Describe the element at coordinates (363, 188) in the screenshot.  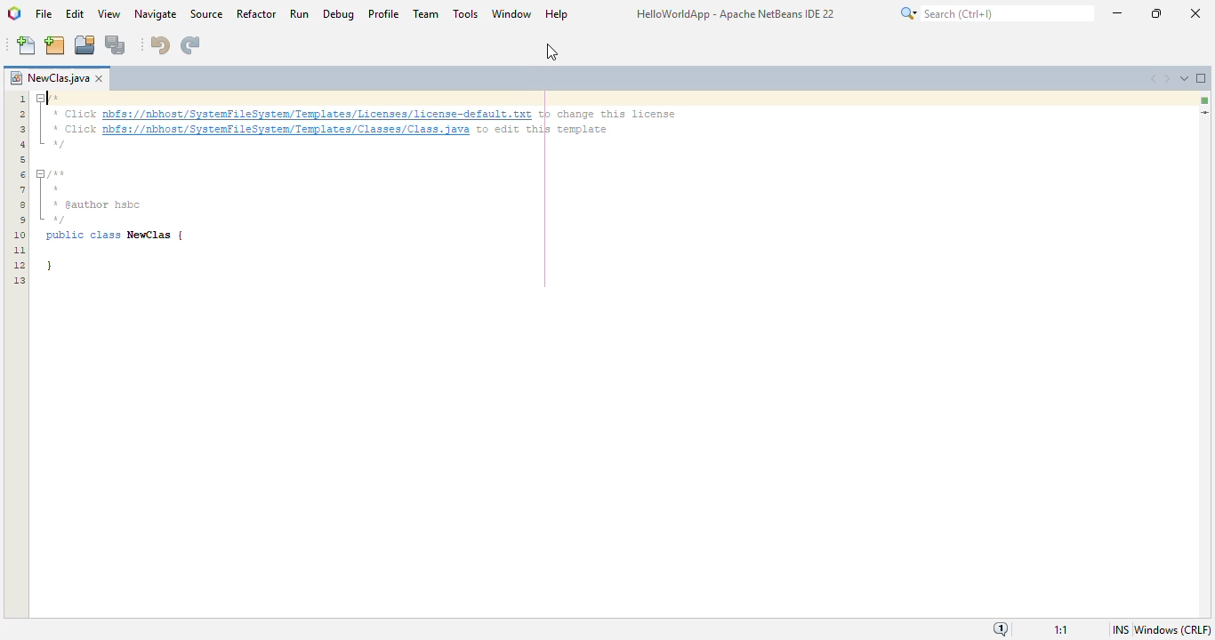
I see `/*
+ Click nbfs://nbhost/SystenFileSysten/Templates/Licenses/license-default txt to change this license
+ Click pbfs://nbhost/SystenfileSysten/Templates/Classes/Class. java to edit this template
“0

fun
* pauthor hsbc
“0

public class NewClas |
}` at that location.